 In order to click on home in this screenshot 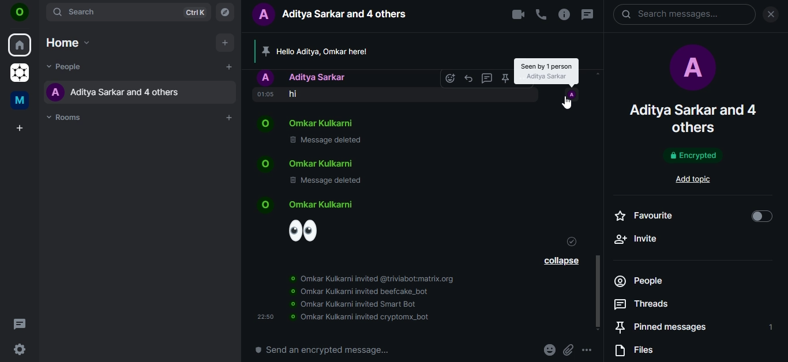, I will do `click(20, 44)`.